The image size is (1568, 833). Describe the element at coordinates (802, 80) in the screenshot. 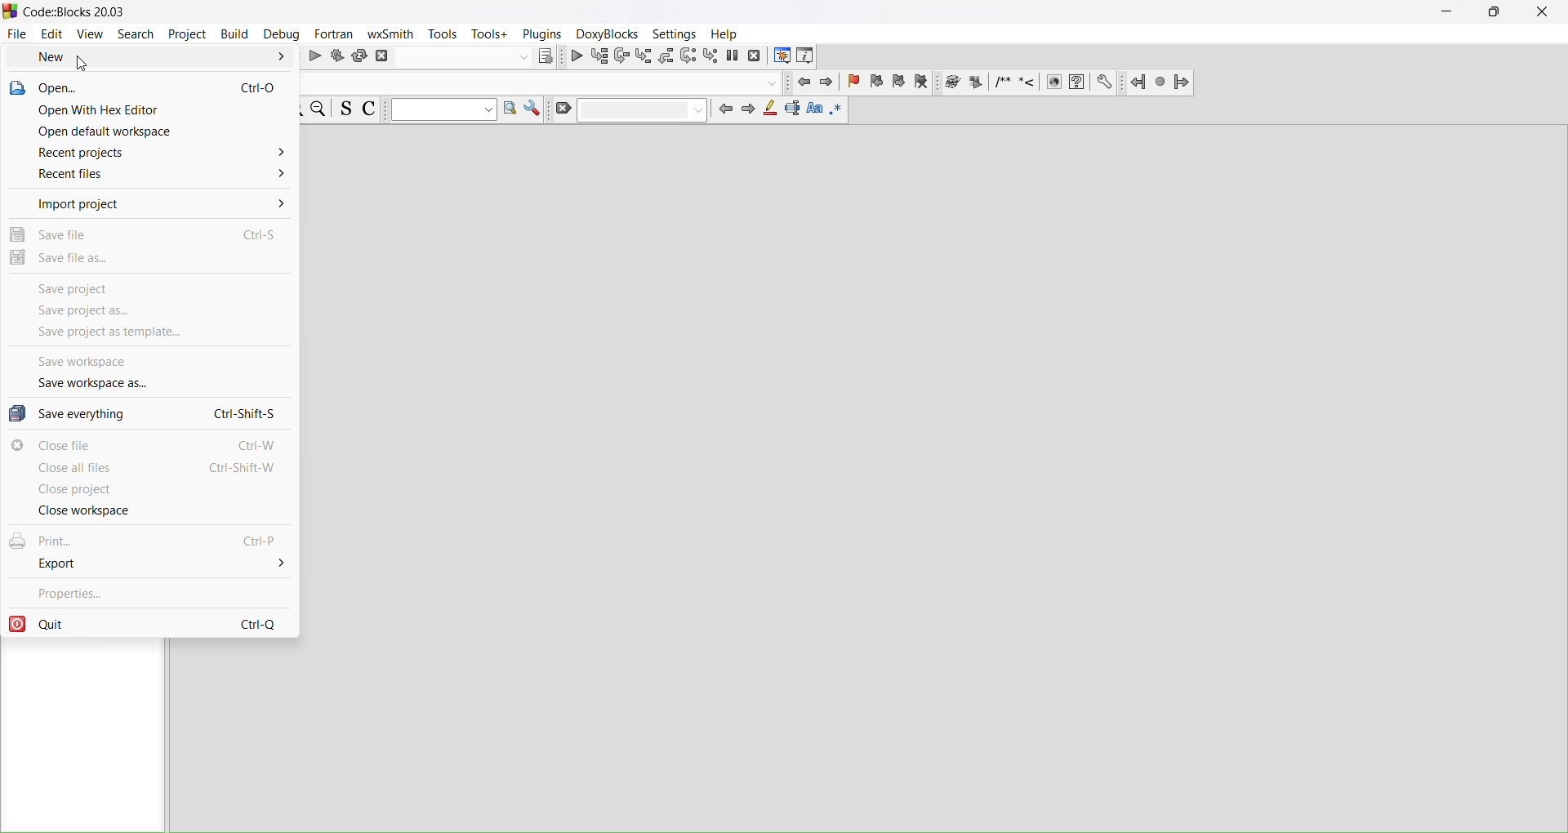

I see `jump back` at that location.